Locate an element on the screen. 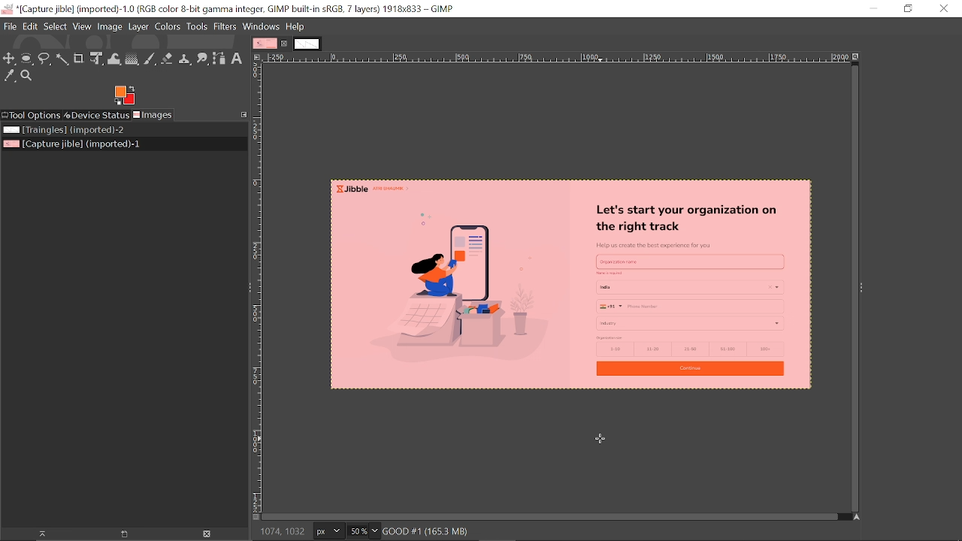  Zoom when window size changes is located at coordinates (858, 58).